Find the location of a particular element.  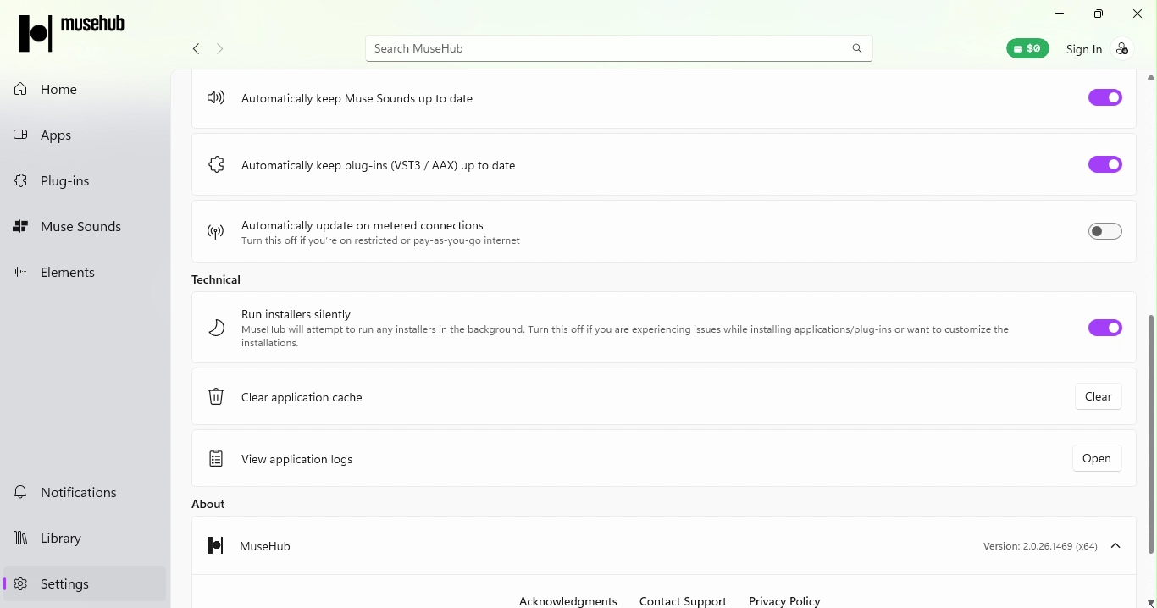

Navigate back is located at coordinates (192, 51).